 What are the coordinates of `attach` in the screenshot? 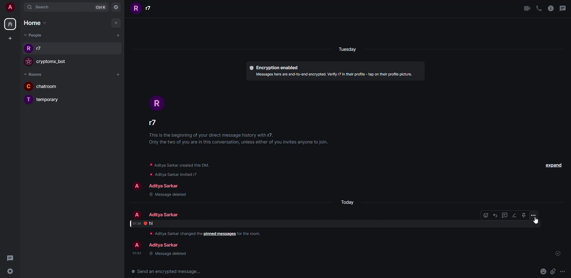 It's located at (552, 272).